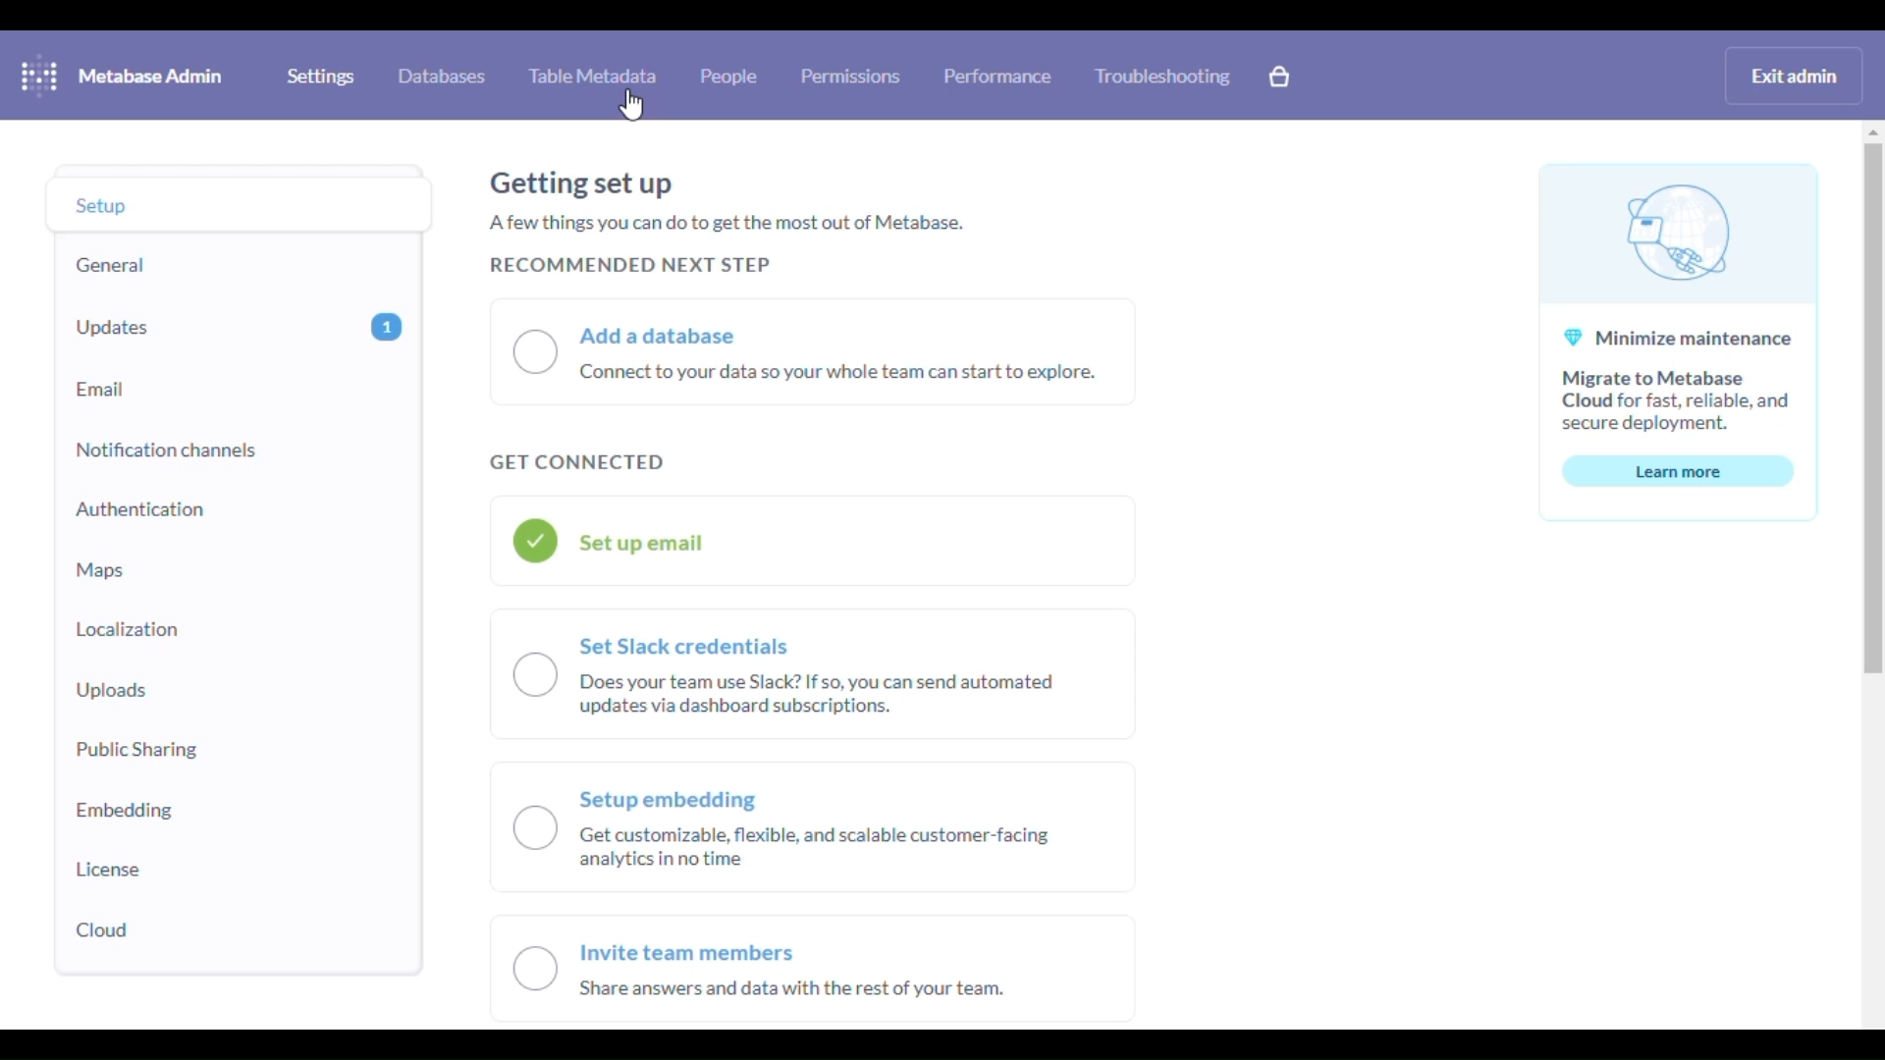 The width and height of the screenshot is (1885, 1060). I want to click on public sharing, so click(135, 749).